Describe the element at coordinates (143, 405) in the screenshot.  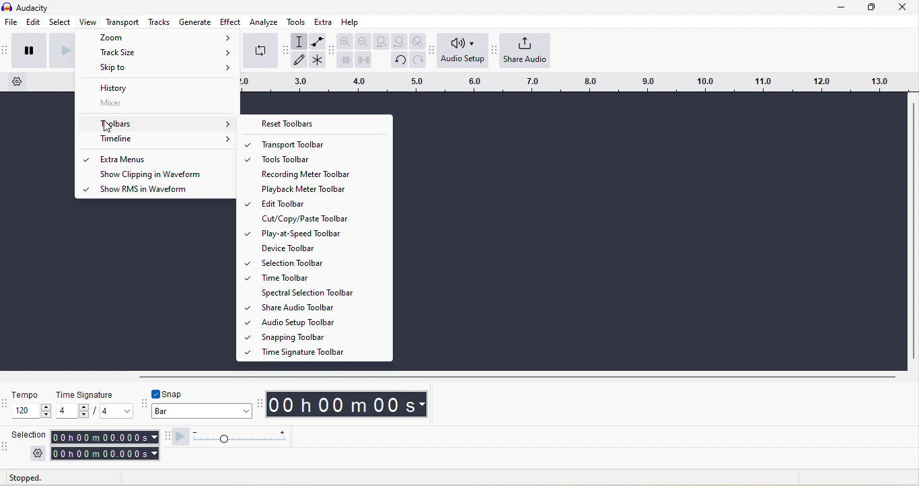
I see `snapping toolbar` at that location.